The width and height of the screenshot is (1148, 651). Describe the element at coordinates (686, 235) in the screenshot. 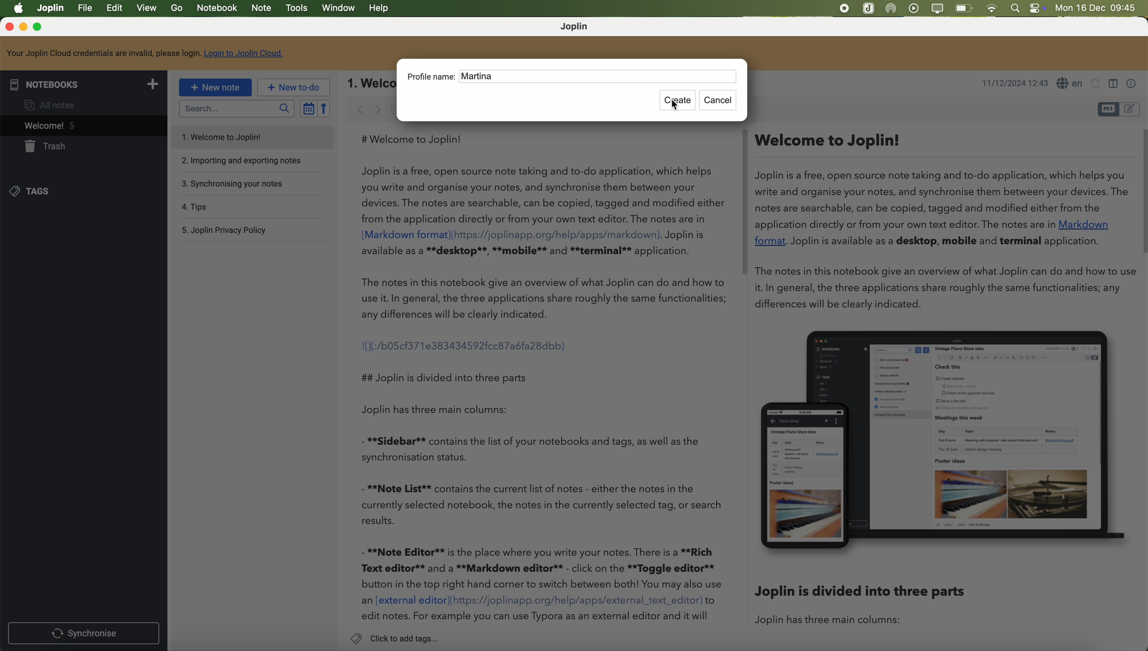

I see `Joplin is` at that location.